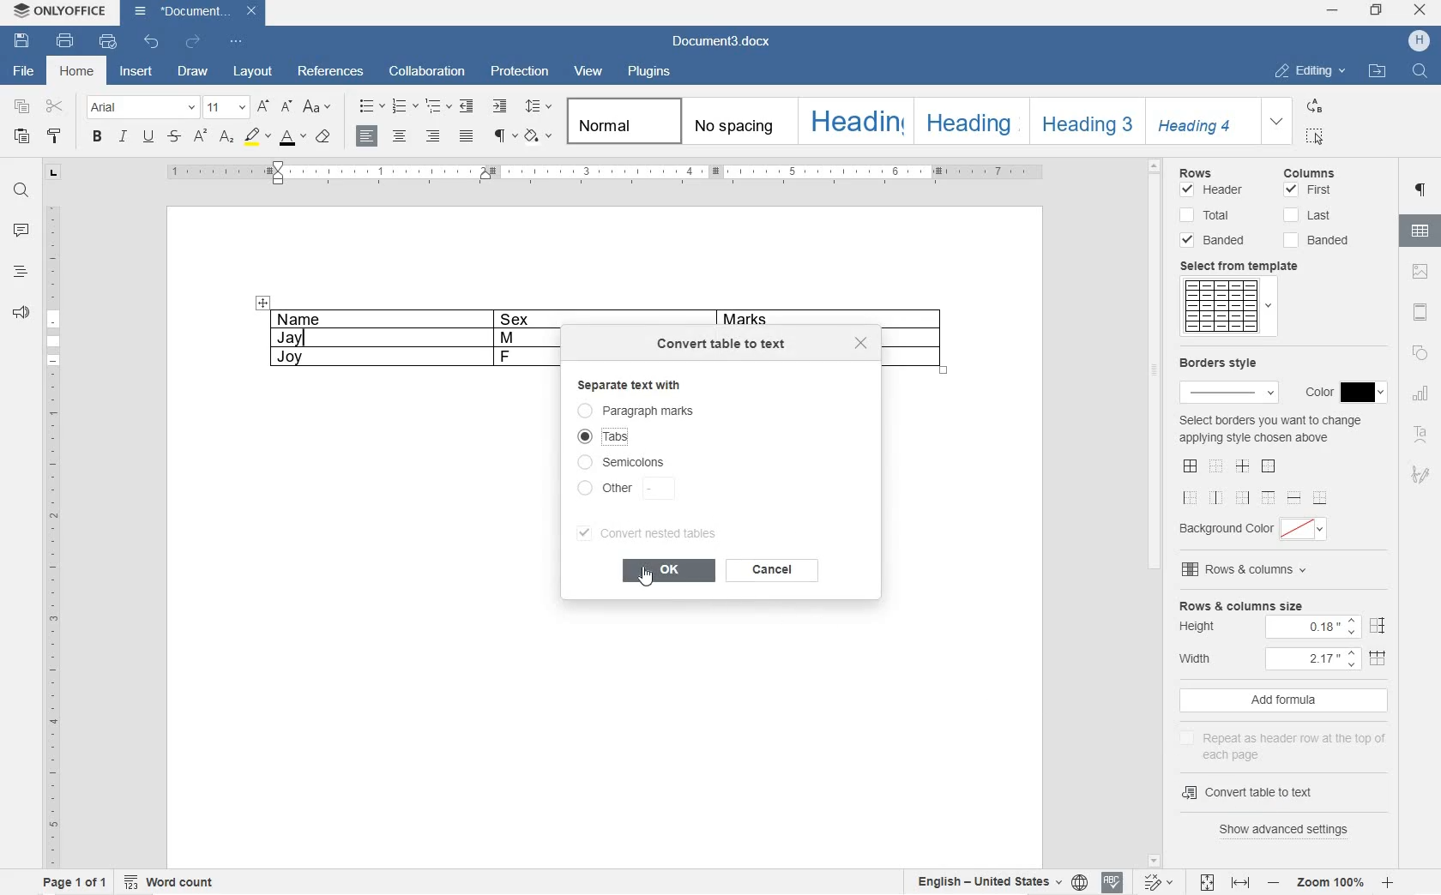 This screenshot has width=1441, height=895. I want to click on border color, so click(1342, 393).